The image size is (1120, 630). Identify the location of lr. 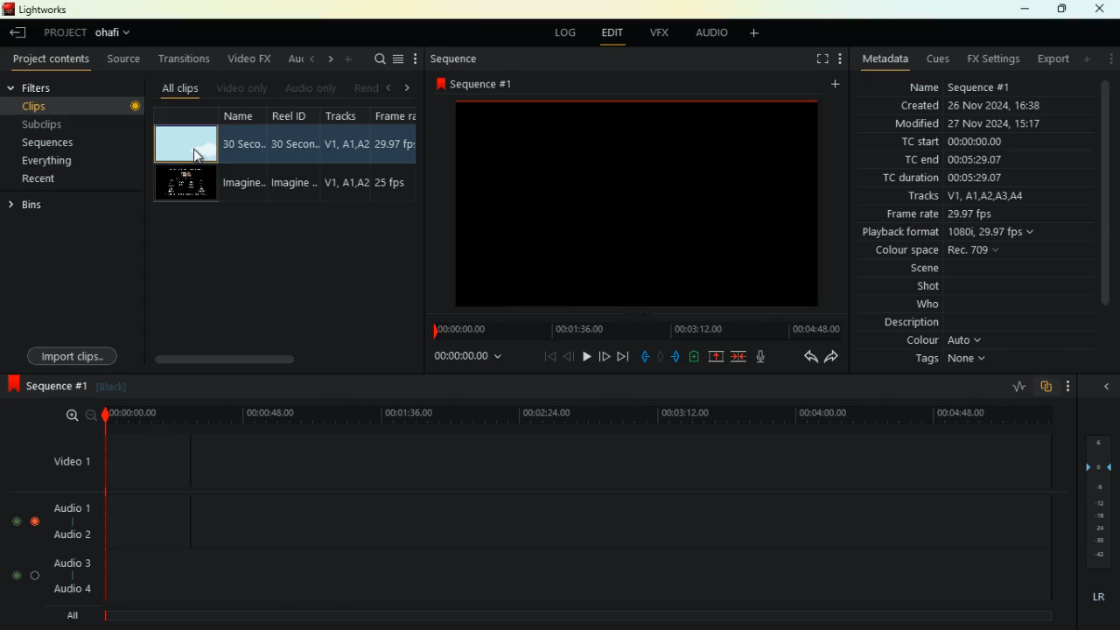
(1095, 598).